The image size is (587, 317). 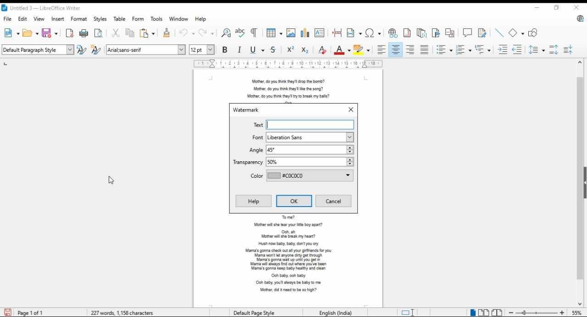 I want to click on highlight color, so click(x=363, y=49).